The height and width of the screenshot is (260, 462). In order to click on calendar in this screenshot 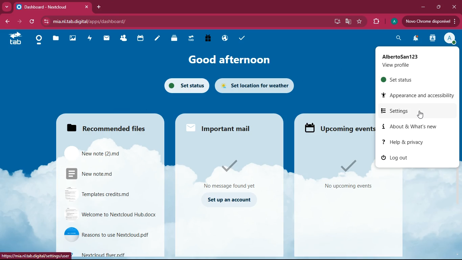, I will do `click(143, 39)`.